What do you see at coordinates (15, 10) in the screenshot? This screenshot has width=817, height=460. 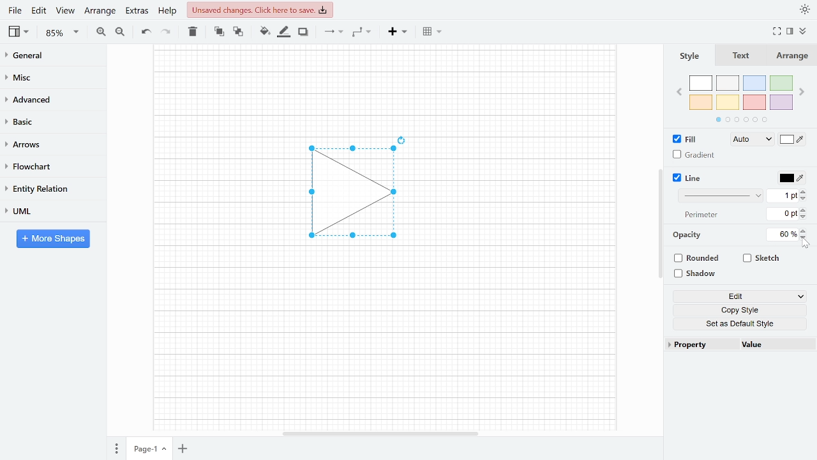 I see `File` at bounding box center [15, 10].